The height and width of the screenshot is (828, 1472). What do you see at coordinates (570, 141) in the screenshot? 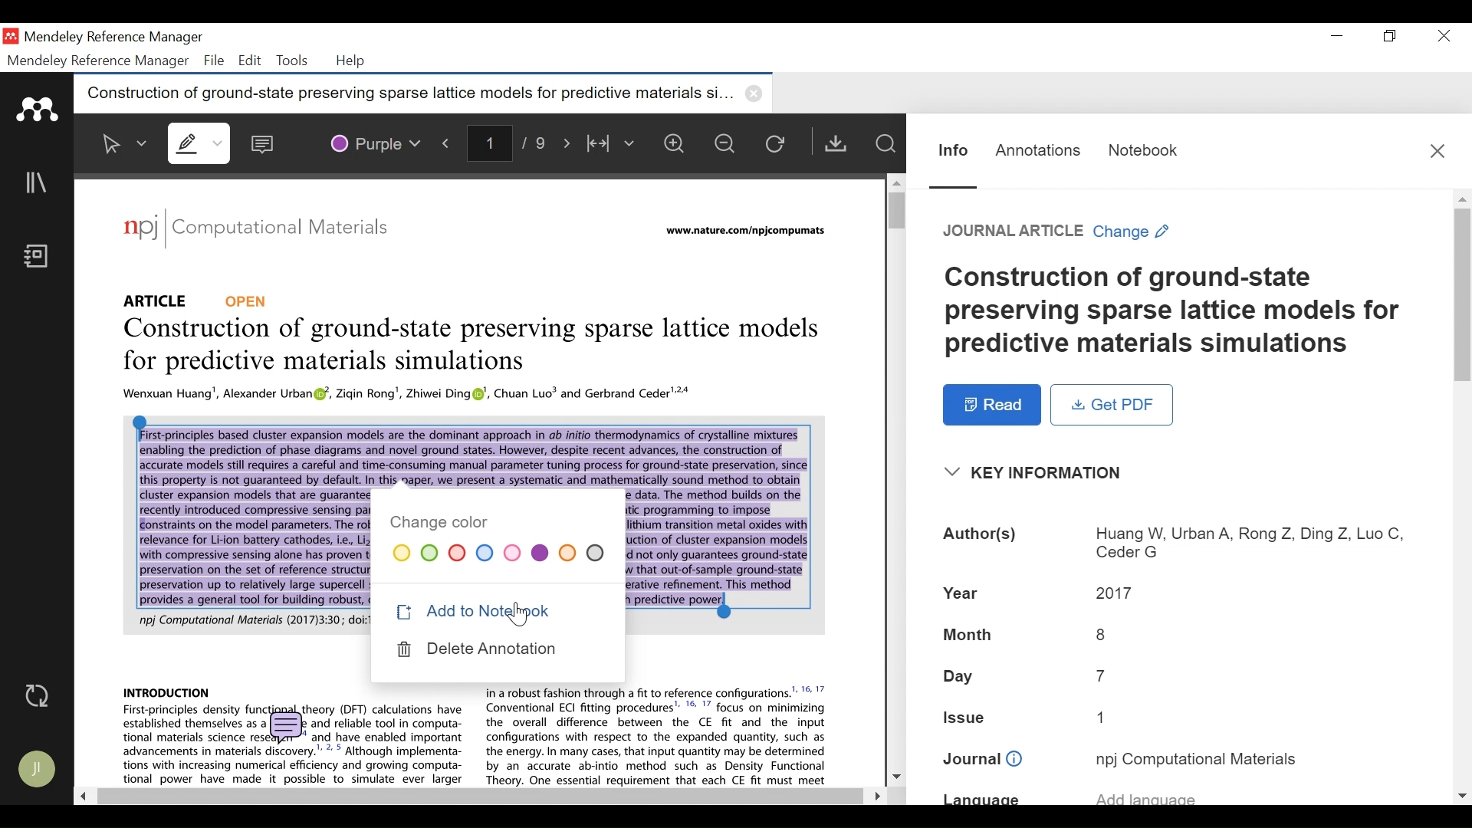
I see `Next Page` at bounding box center [570, 141].